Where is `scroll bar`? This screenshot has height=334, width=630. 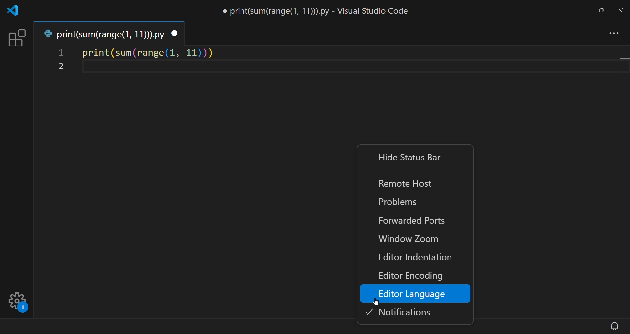
scroll bar is located at coordinates (623, 181).